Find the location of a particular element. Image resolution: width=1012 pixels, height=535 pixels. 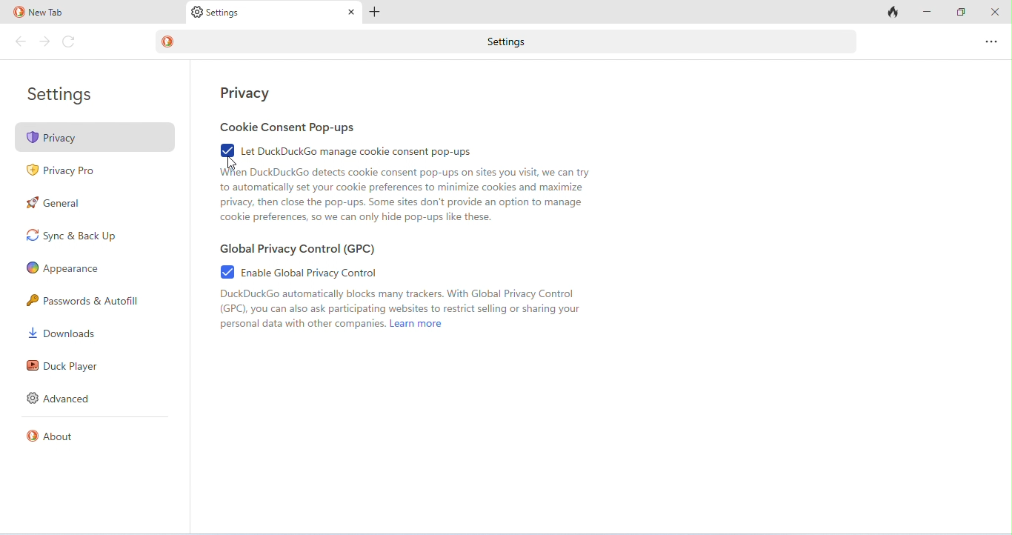

go forward is located at coordinates (44, 41).